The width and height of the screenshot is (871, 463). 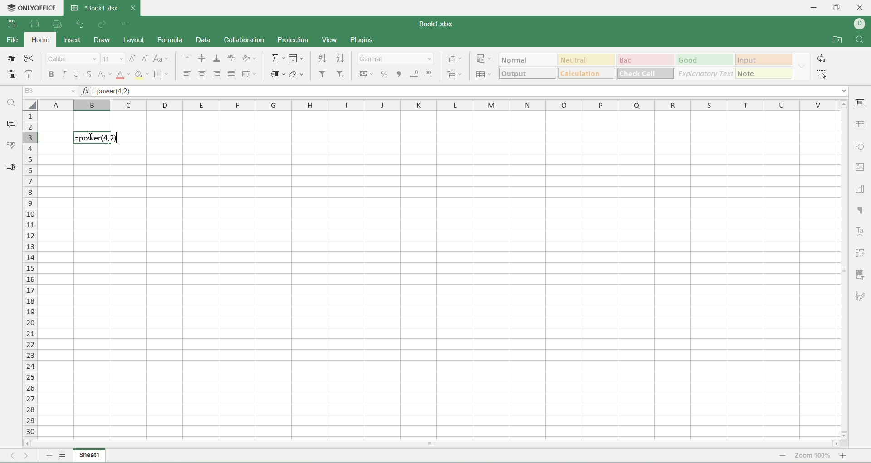 What do you see at coordinates (802, 66) in the screenshot?
I see `cell style` at bounding box center [802, 66].